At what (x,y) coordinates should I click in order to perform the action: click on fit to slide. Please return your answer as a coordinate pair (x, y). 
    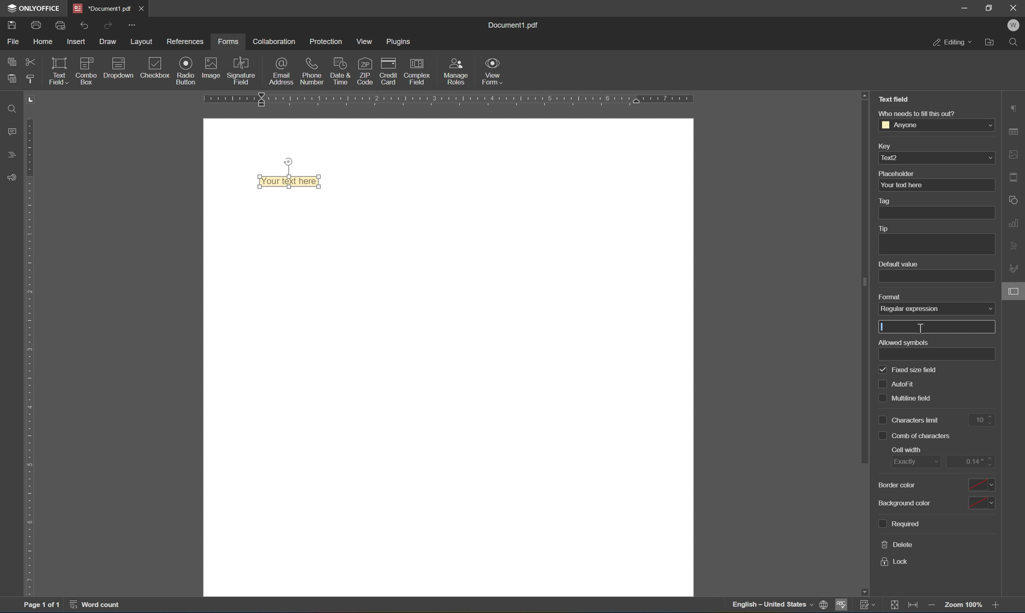
    Looking at the image, I should click on (892, 607).